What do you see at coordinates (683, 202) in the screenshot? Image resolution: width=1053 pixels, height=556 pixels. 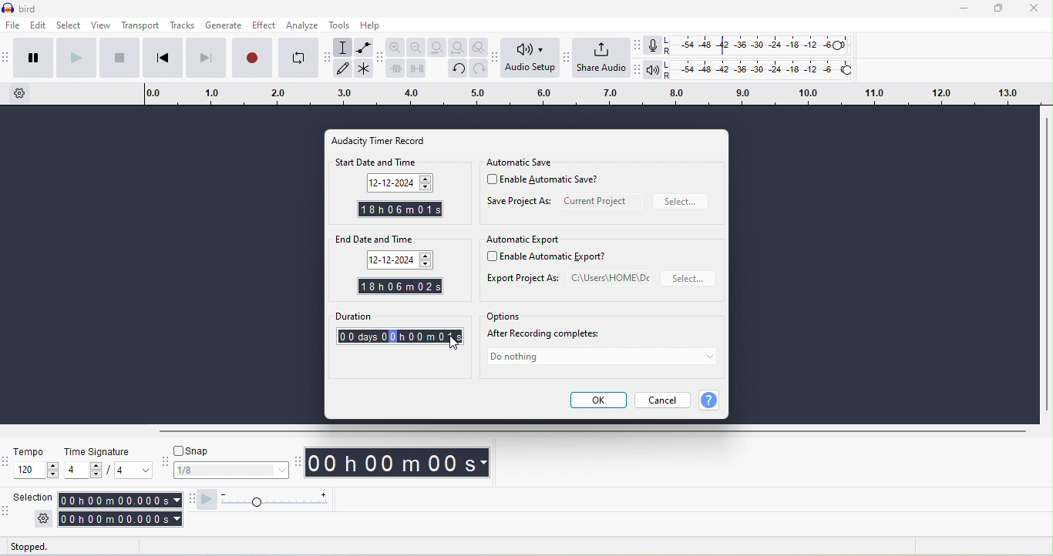 I see `select` at bounding box center [683, 202].